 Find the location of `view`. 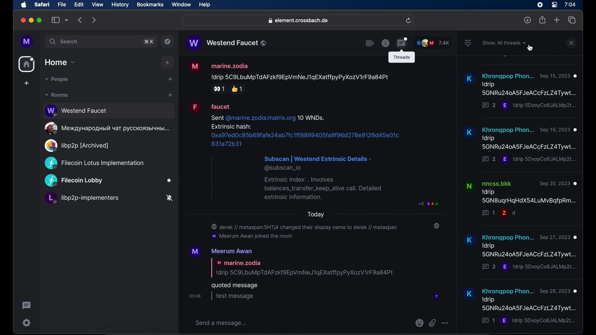

view is located at coordinates (97, 5).